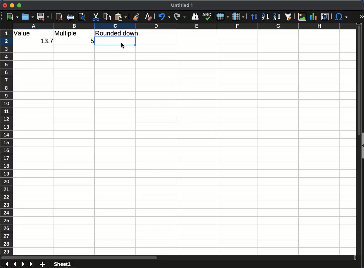 The image size is (364, 268). Describe the element at coordinates (208, 16) in the screenshot. I see `spell check` at that location.